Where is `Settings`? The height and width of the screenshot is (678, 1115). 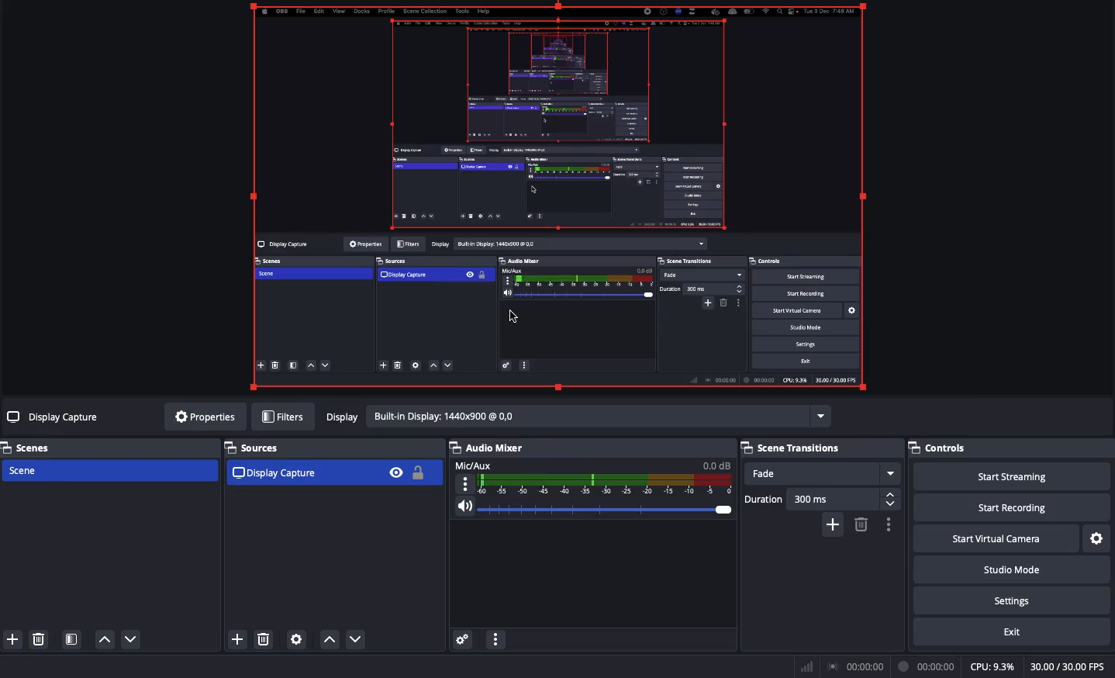
Settings is located at coordinates (299, 640).